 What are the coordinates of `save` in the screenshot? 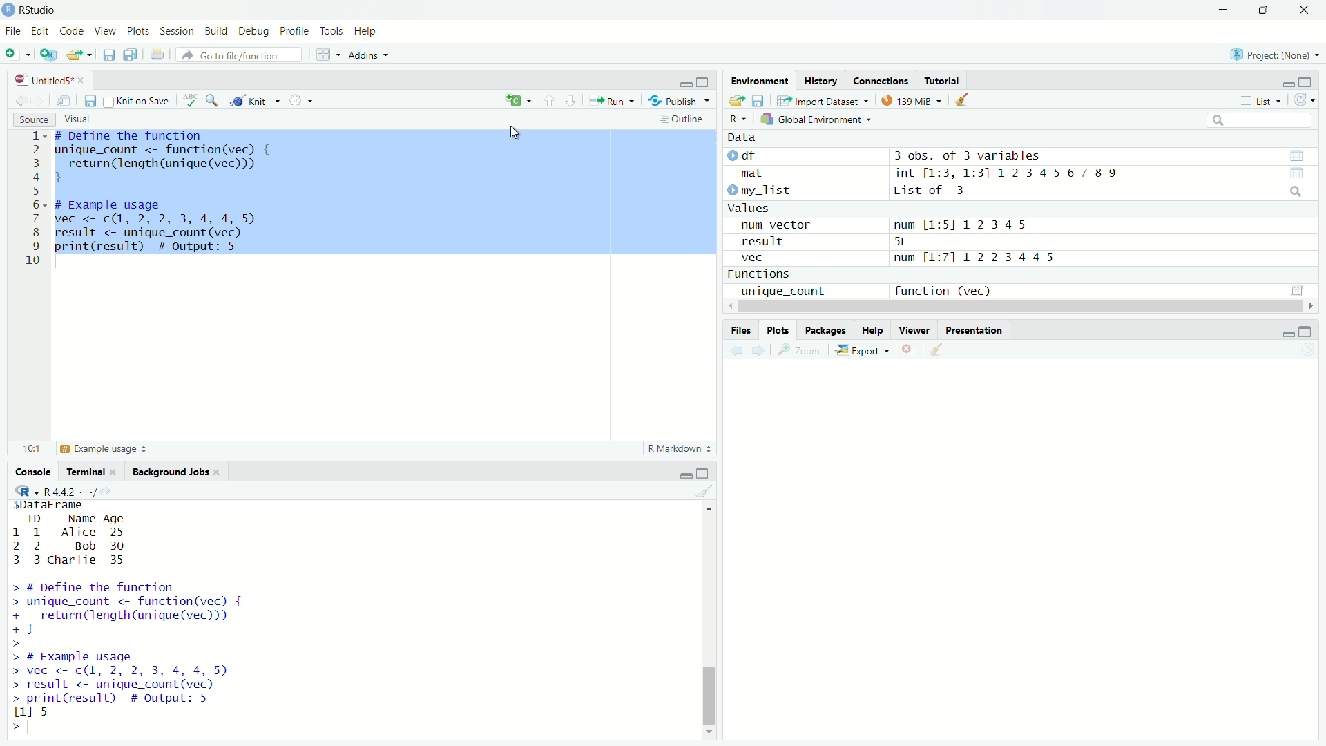 It's located at (760, 100).